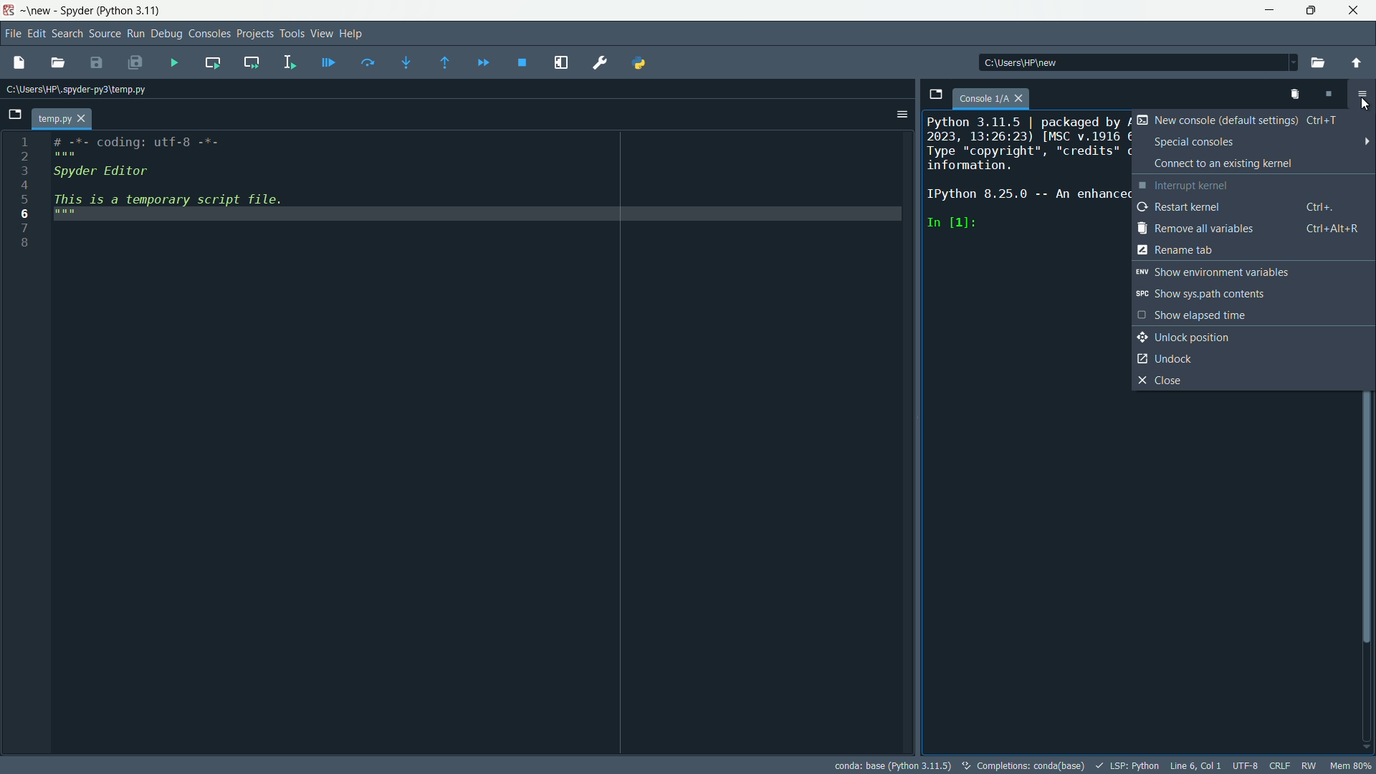 The image size is (1376, 774). I want to click on view menu, so click(321, 33).